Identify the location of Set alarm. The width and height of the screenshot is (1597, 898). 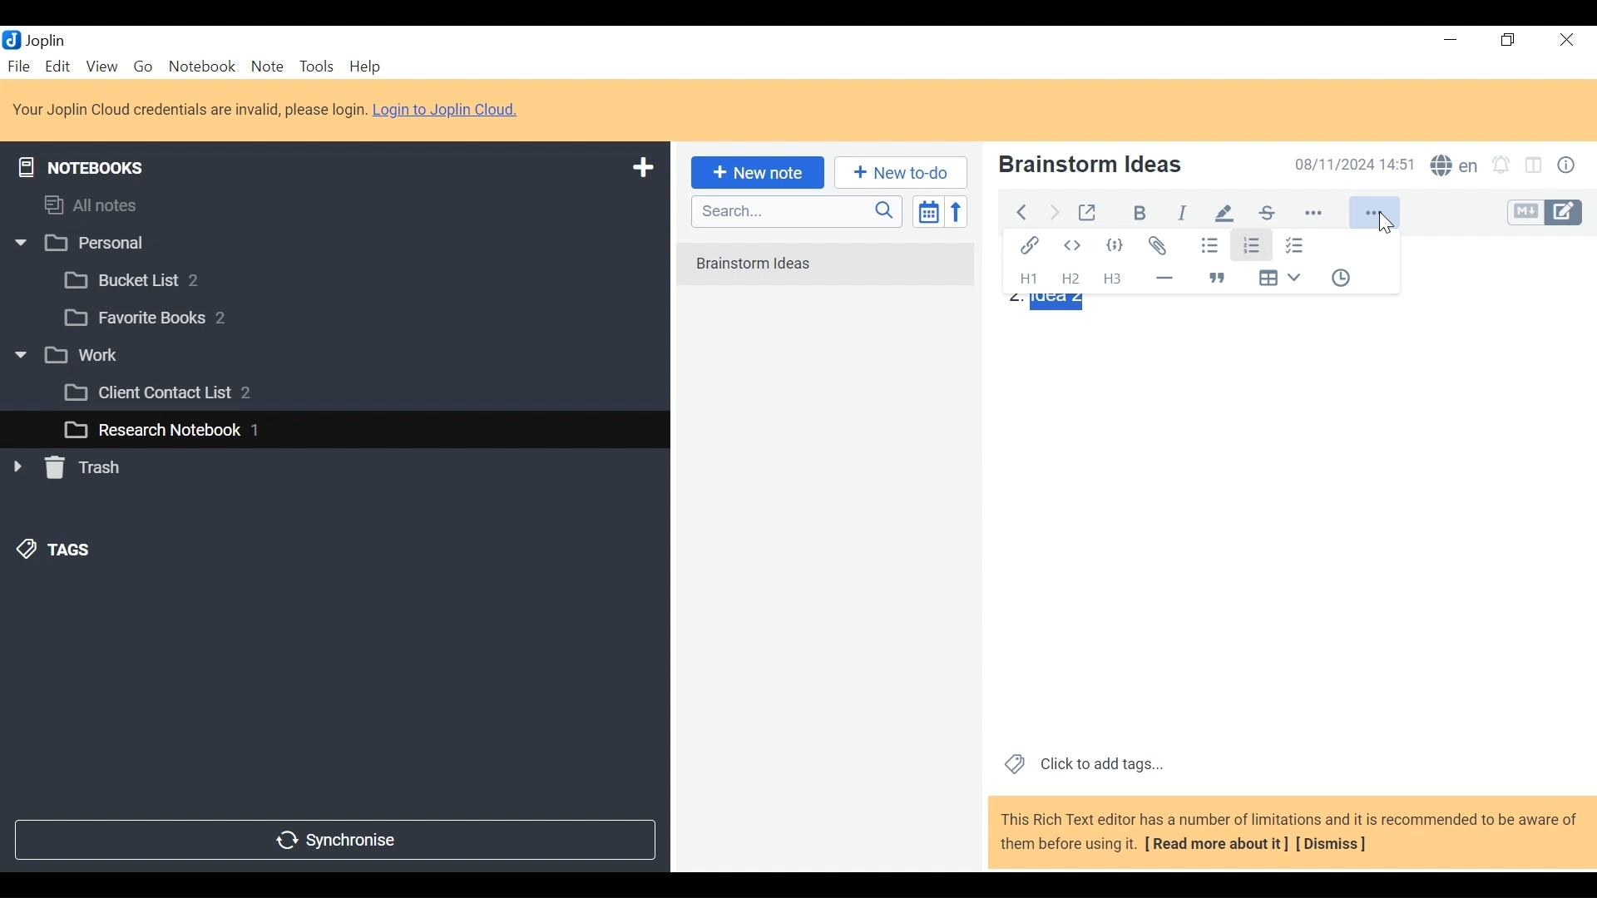
(1501, 167).